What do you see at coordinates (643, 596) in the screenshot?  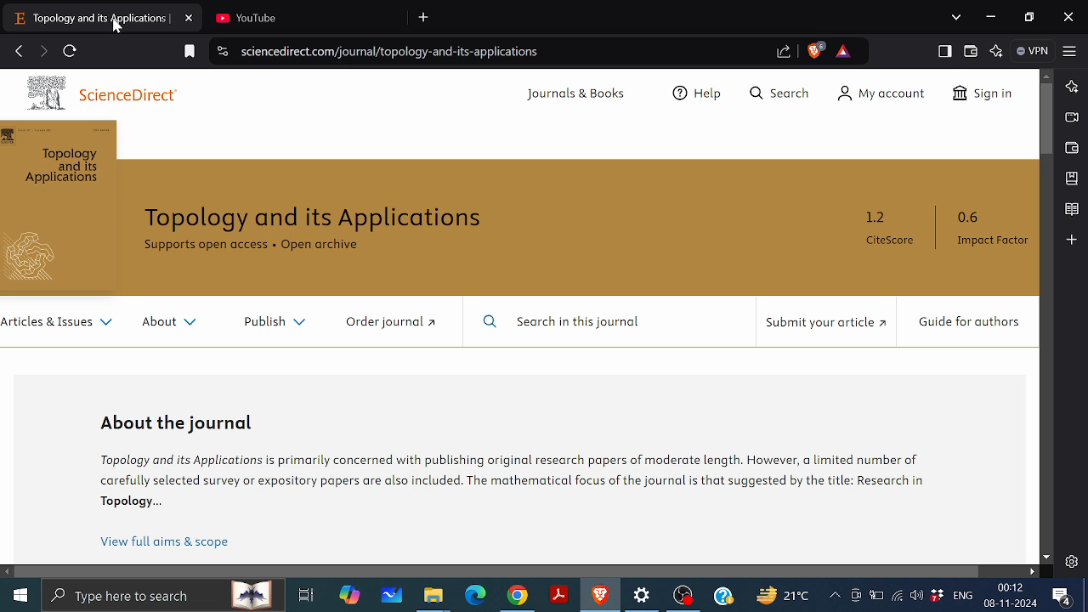 I see `Settings` at bounding box center [643, 596].